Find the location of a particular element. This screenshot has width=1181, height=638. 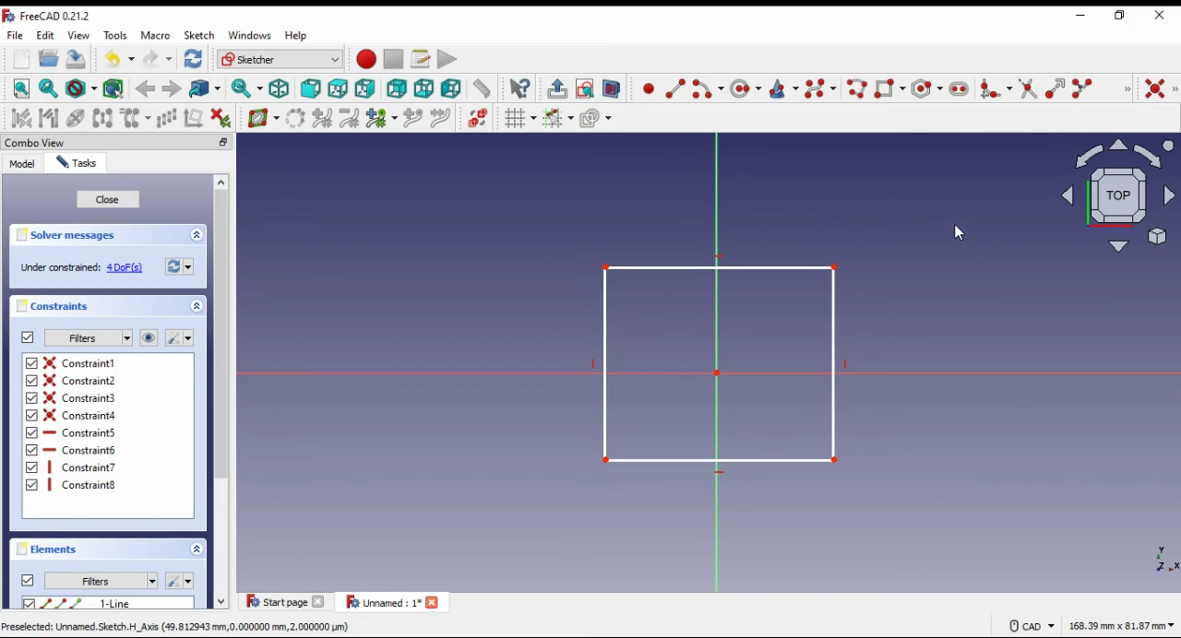

select associated geometry is located at coordinates (115, 88).